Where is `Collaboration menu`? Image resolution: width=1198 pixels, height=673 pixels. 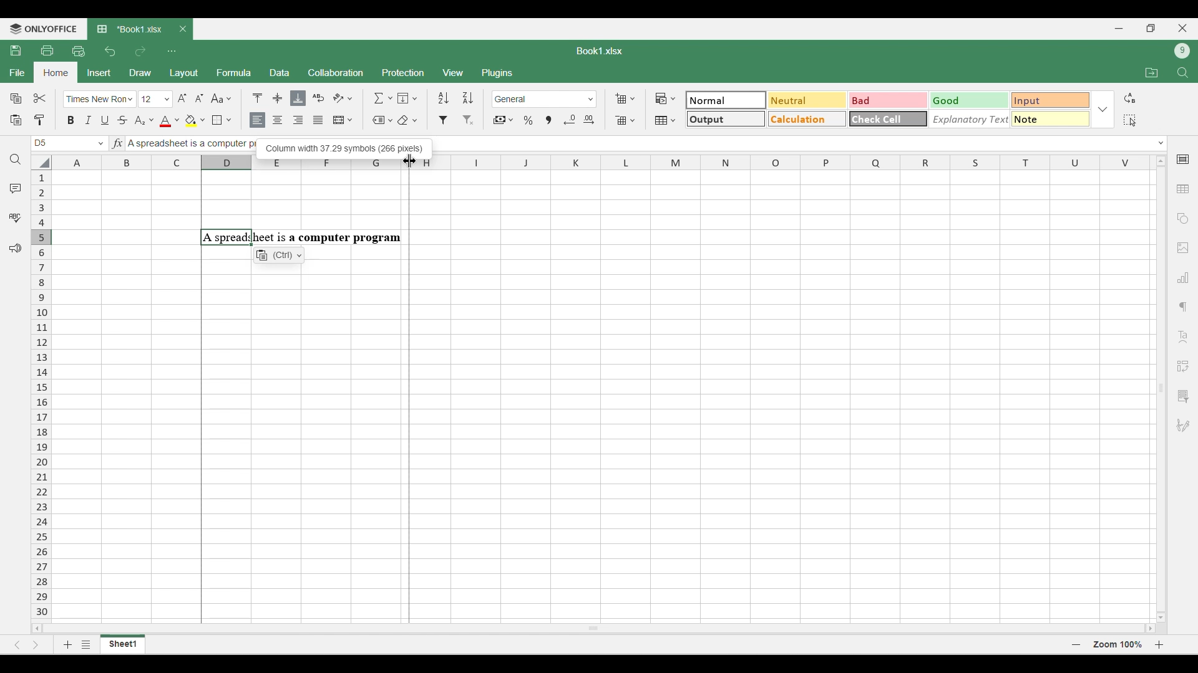 Collaboration menu is located at coordinates (336, 72).